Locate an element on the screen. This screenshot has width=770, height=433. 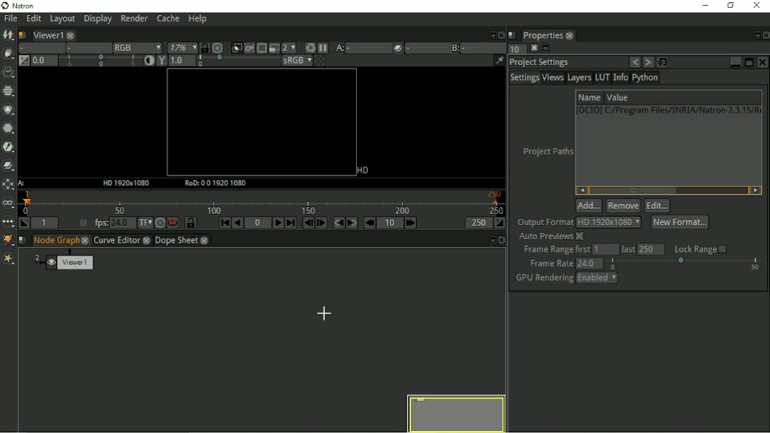
Project settings is located at coordinates (540, 61).